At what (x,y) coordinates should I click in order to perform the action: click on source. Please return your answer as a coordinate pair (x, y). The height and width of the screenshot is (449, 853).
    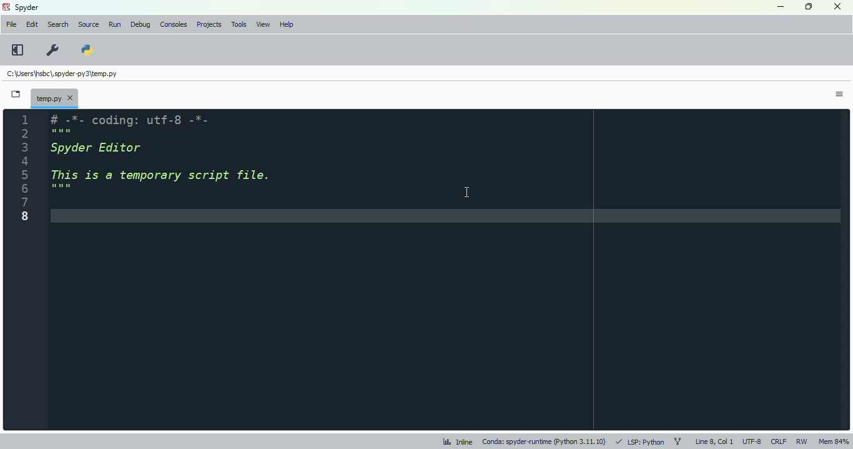
    Looking at the image, I should click on (89, 24).